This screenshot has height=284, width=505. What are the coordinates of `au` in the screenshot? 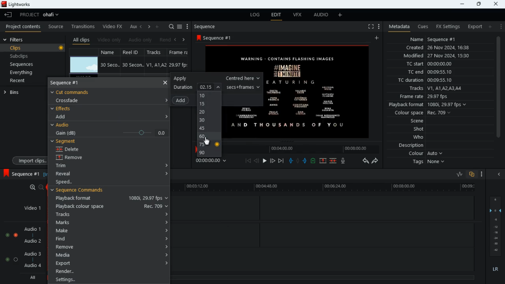 It's located at (133, 26).